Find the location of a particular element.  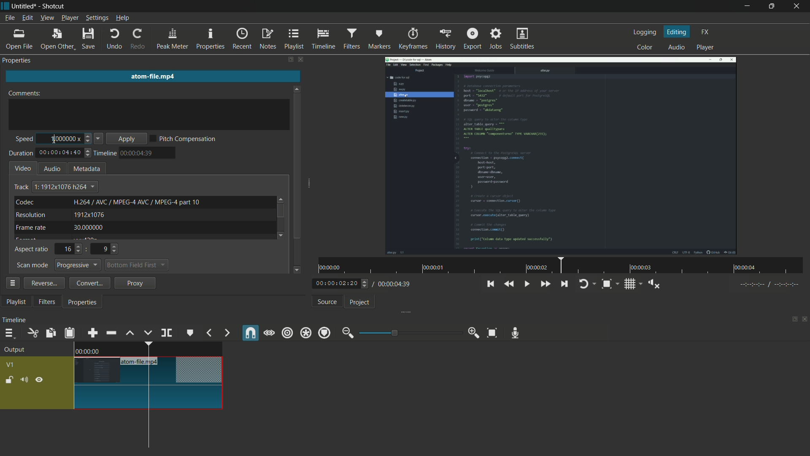

30 is located at coordinates (87, 227).